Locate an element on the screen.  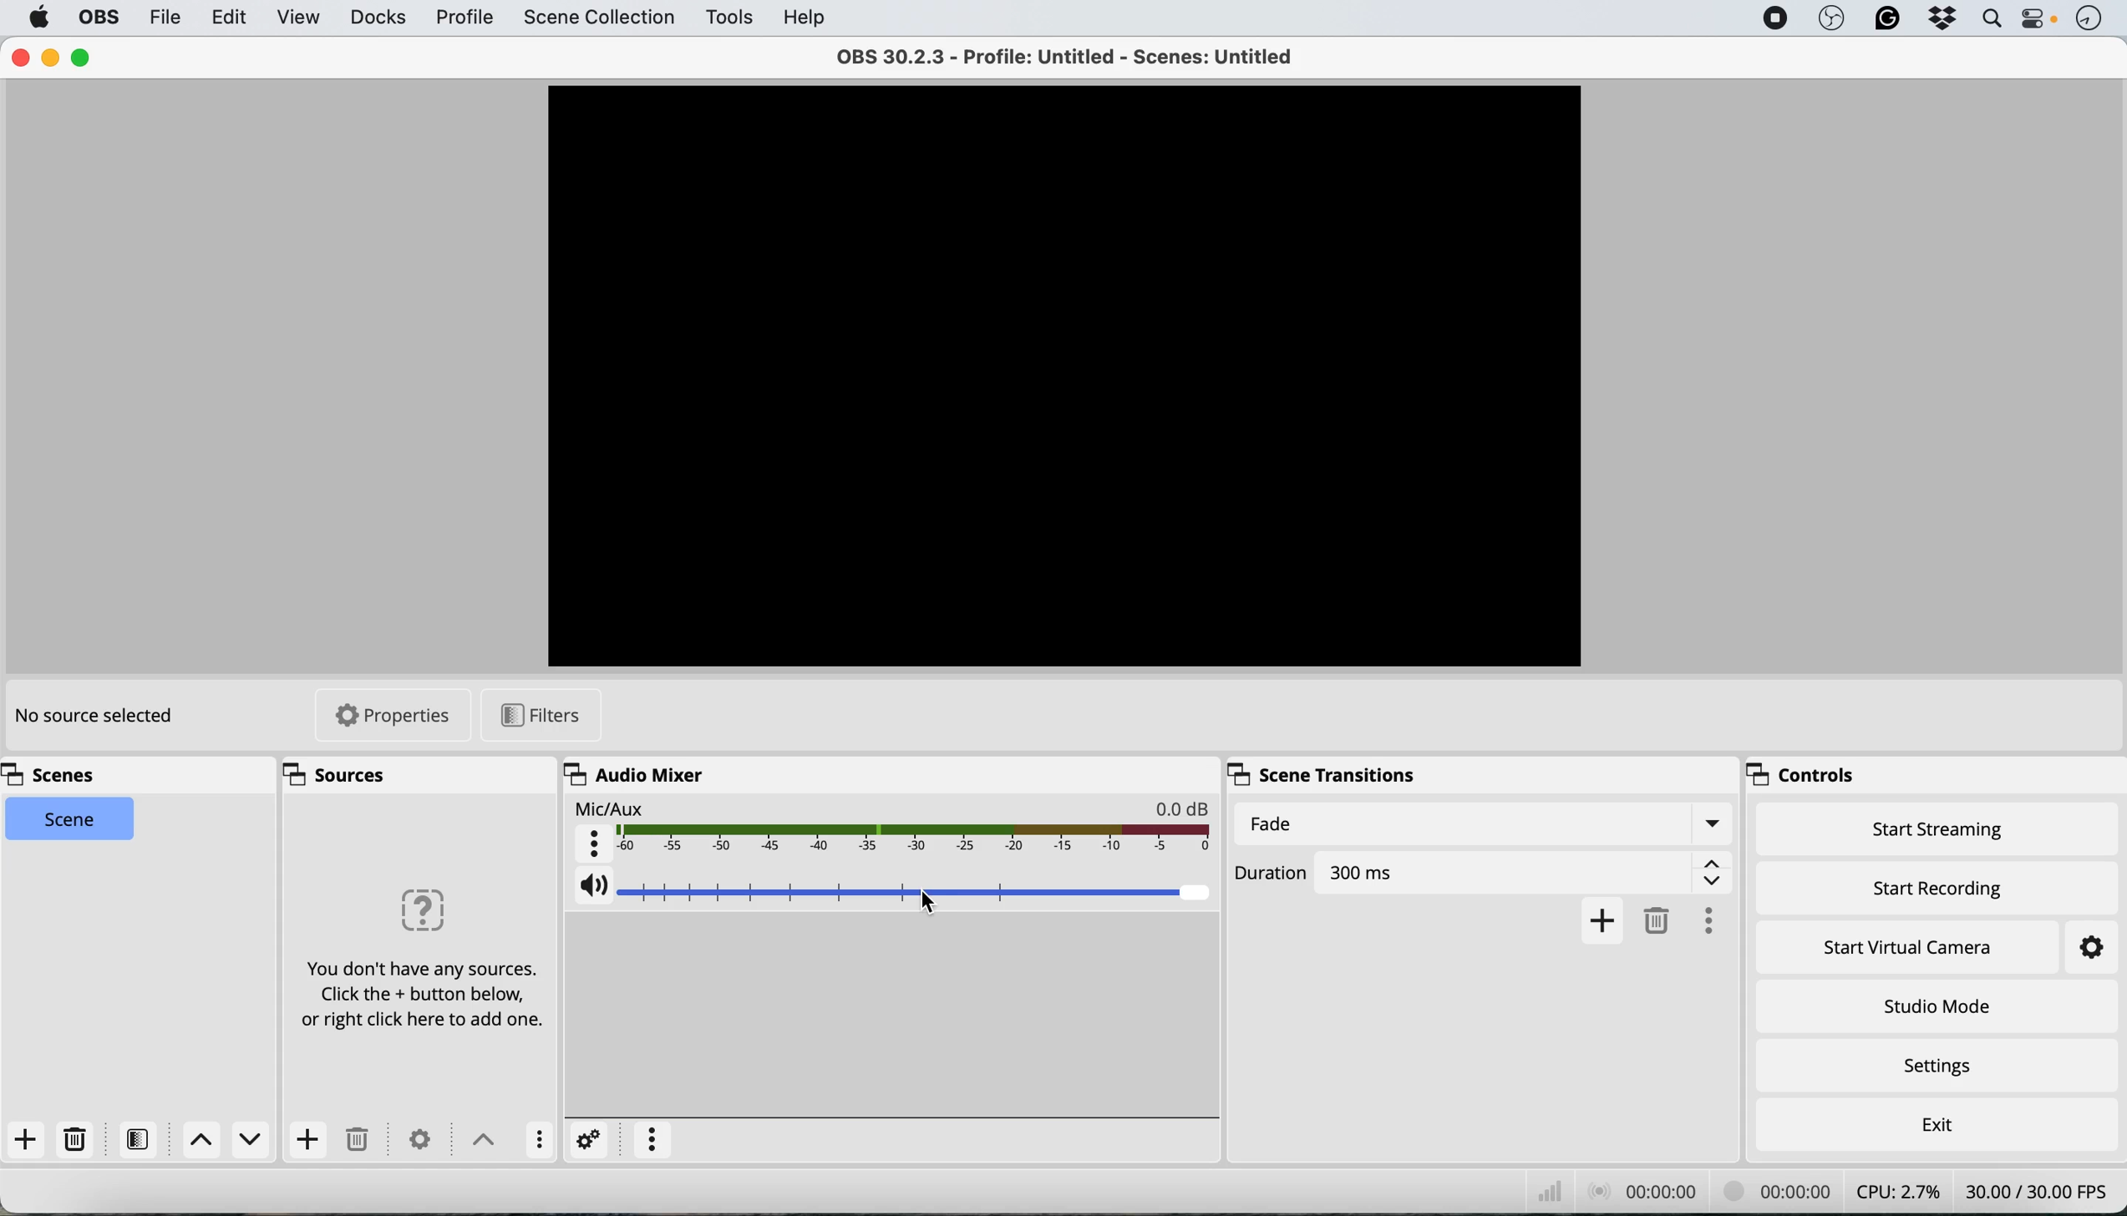
properties is located at coordinates (394, 716).